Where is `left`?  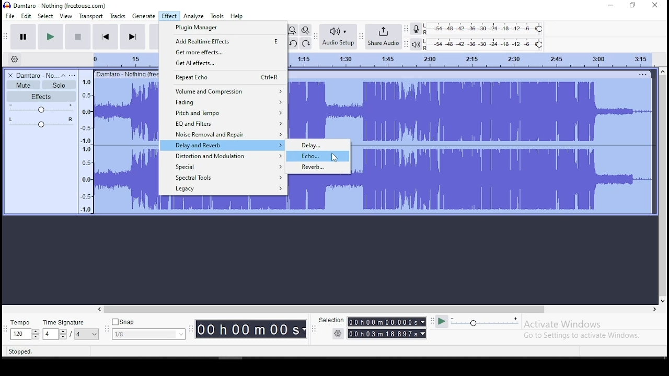 left is located at coordinates (101, 309).